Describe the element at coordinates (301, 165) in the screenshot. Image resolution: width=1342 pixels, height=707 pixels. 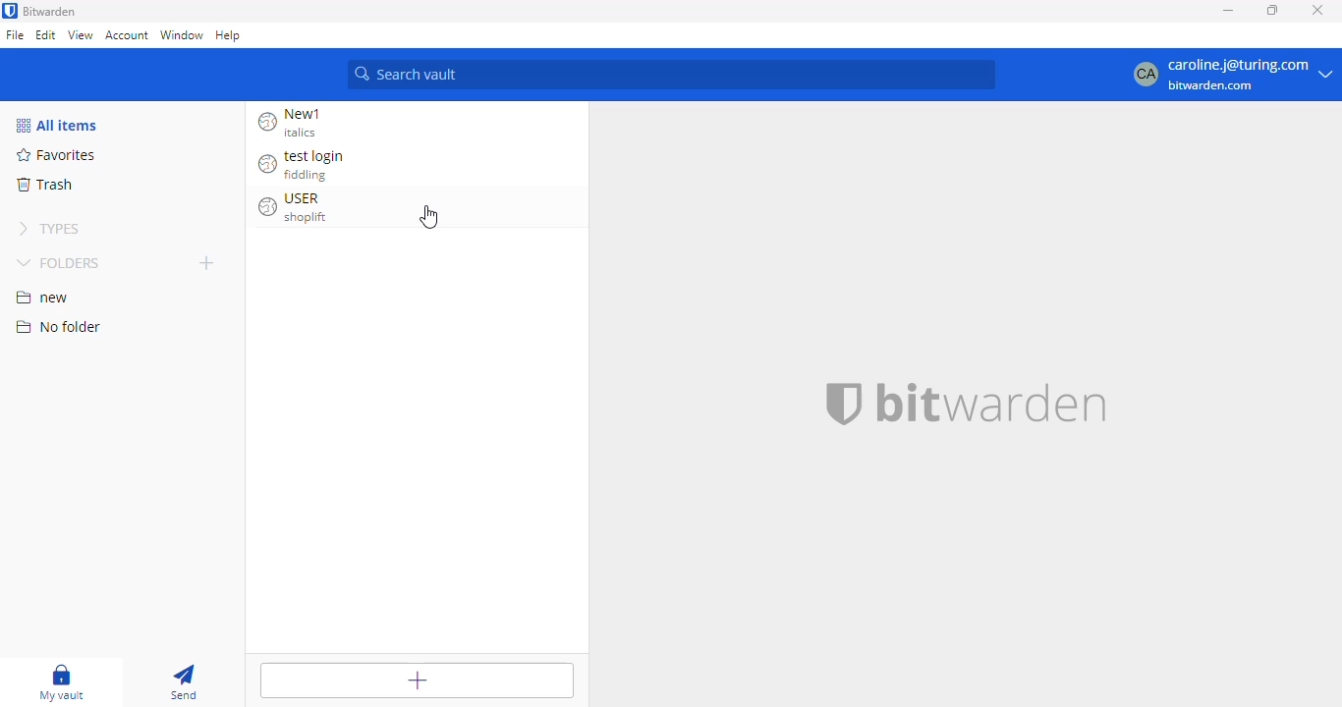
I see `test login   fiddling` at that location.